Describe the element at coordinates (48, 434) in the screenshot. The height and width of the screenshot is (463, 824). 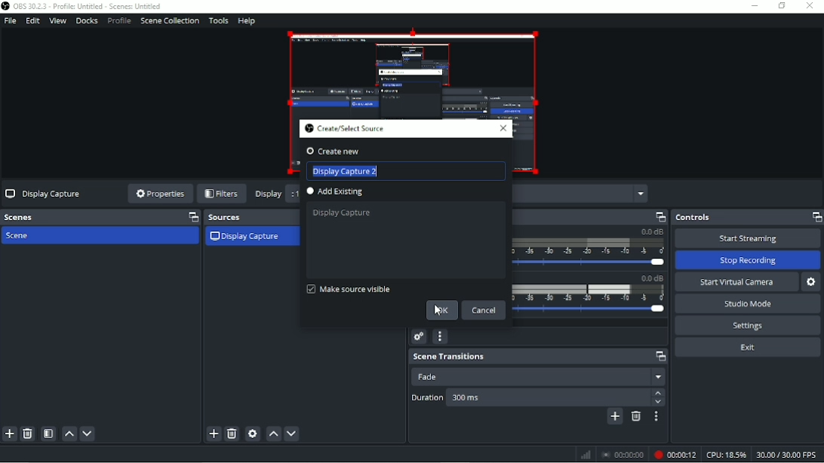
I see `Open scene filters` at that location.